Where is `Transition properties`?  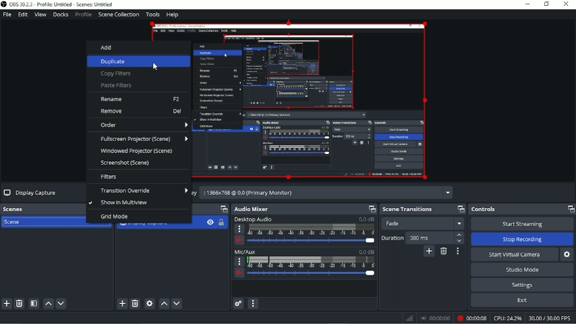
Transition properties is located at coordinates (458, 251).